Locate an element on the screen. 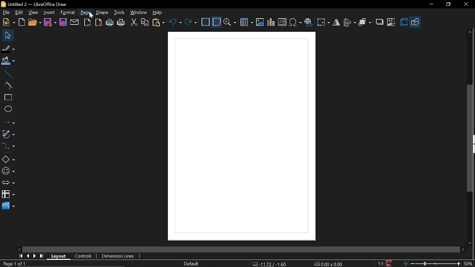  Zoom is located at coordinates (230, 22).